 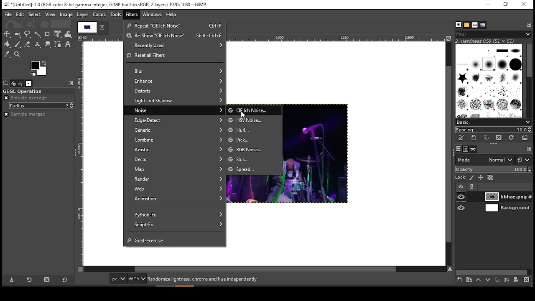 I want to click on edit, so click(x=20, y=14).